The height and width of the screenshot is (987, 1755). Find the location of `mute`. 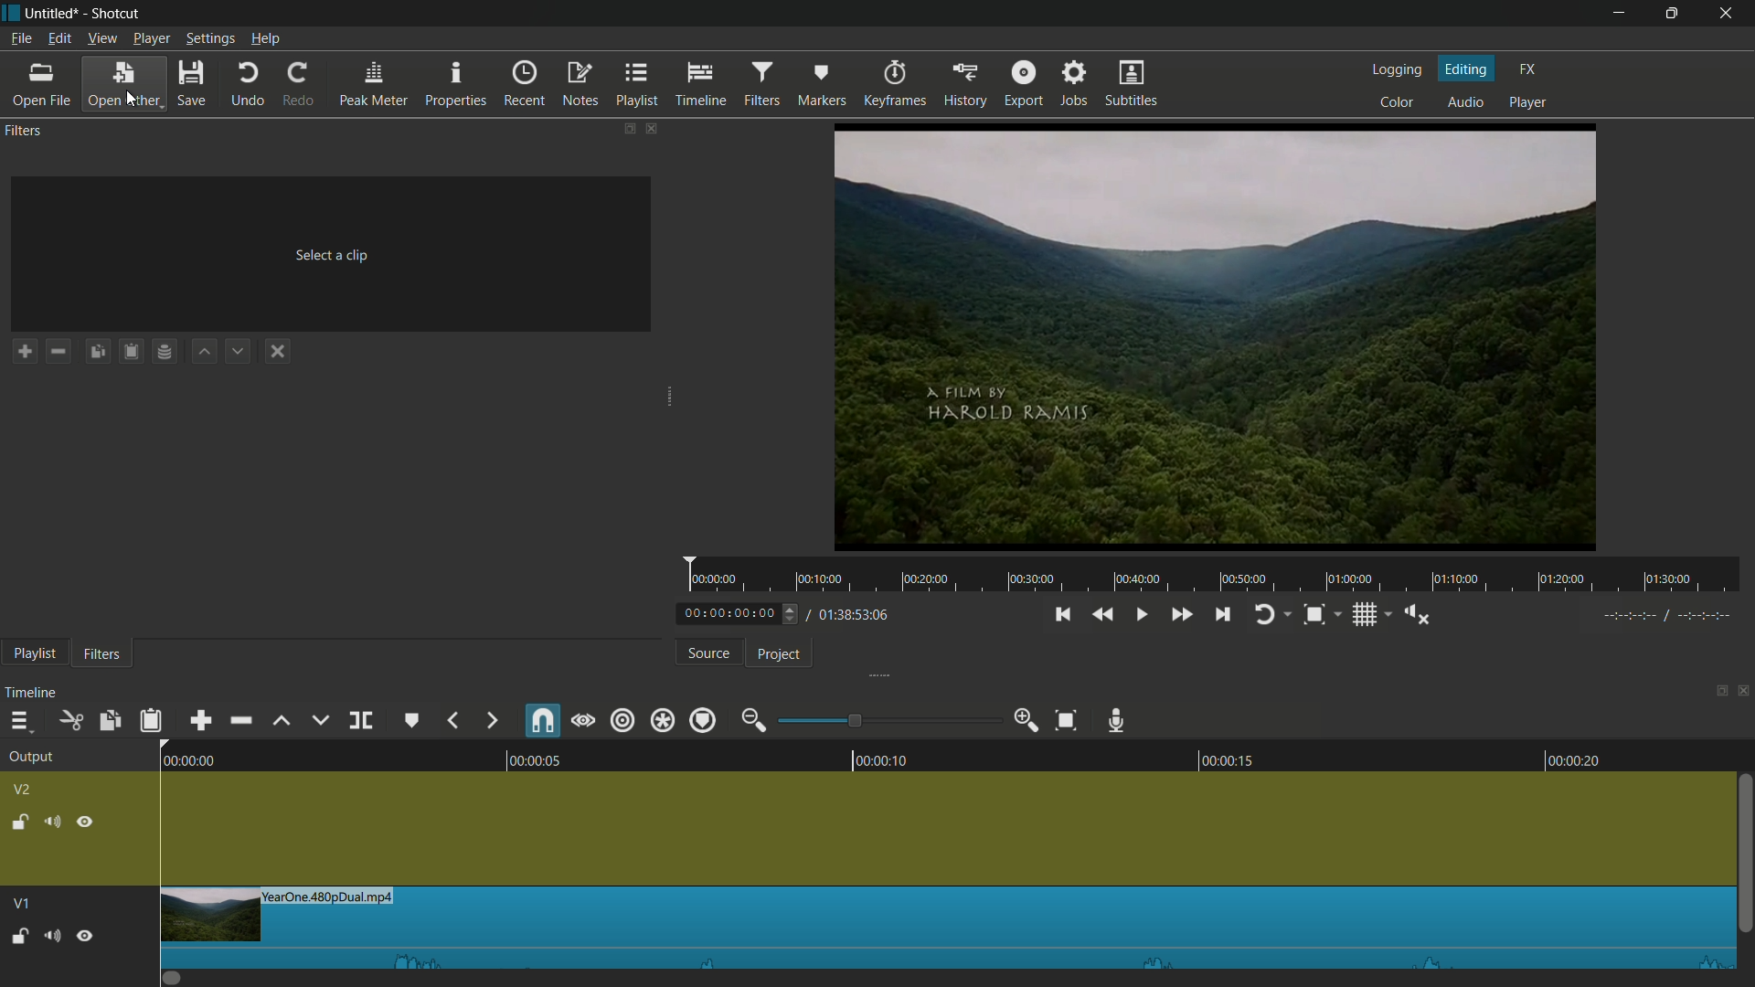

mute is located at coordinates (51, 821).